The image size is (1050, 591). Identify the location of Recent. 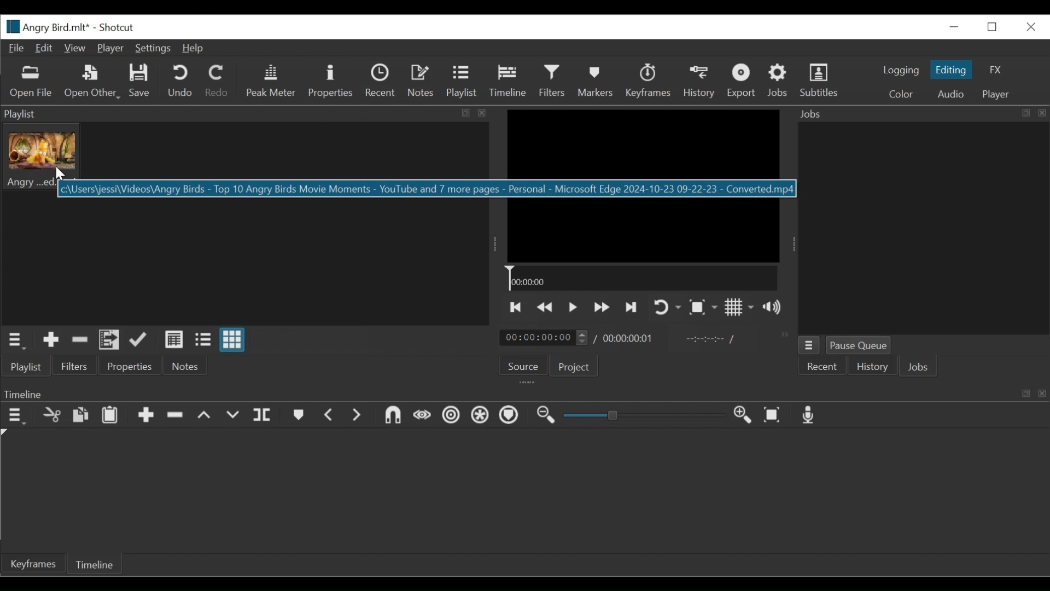
(821, 367).